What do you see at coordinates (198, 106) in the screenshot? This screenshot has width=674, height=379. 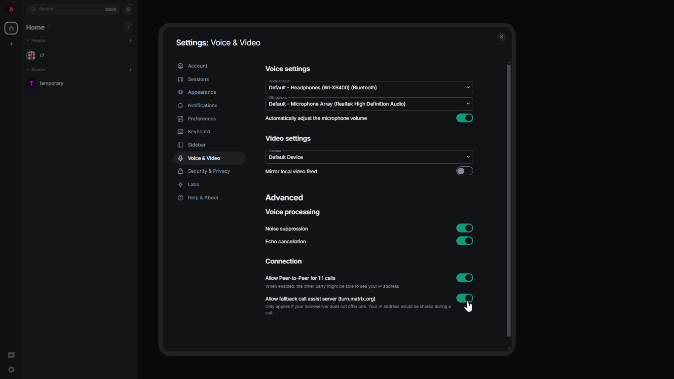 I see `notifications` at bounding box center [198, 106].